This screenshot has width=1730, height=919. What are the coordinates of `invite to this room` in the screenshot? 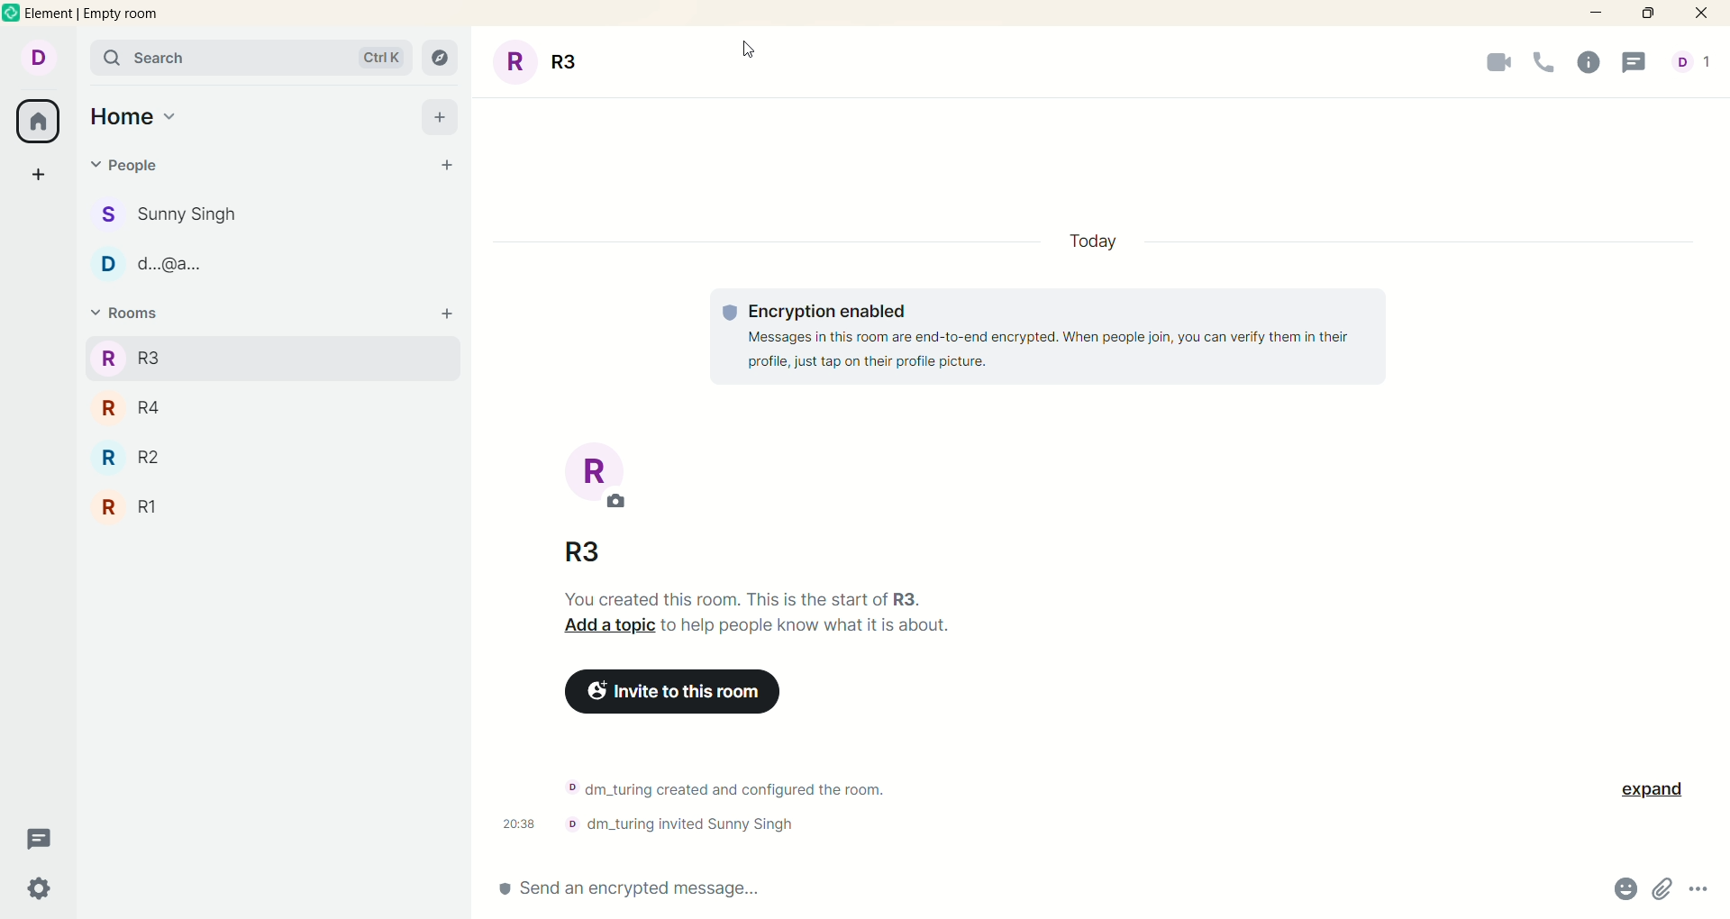 It's located at (675, 689).